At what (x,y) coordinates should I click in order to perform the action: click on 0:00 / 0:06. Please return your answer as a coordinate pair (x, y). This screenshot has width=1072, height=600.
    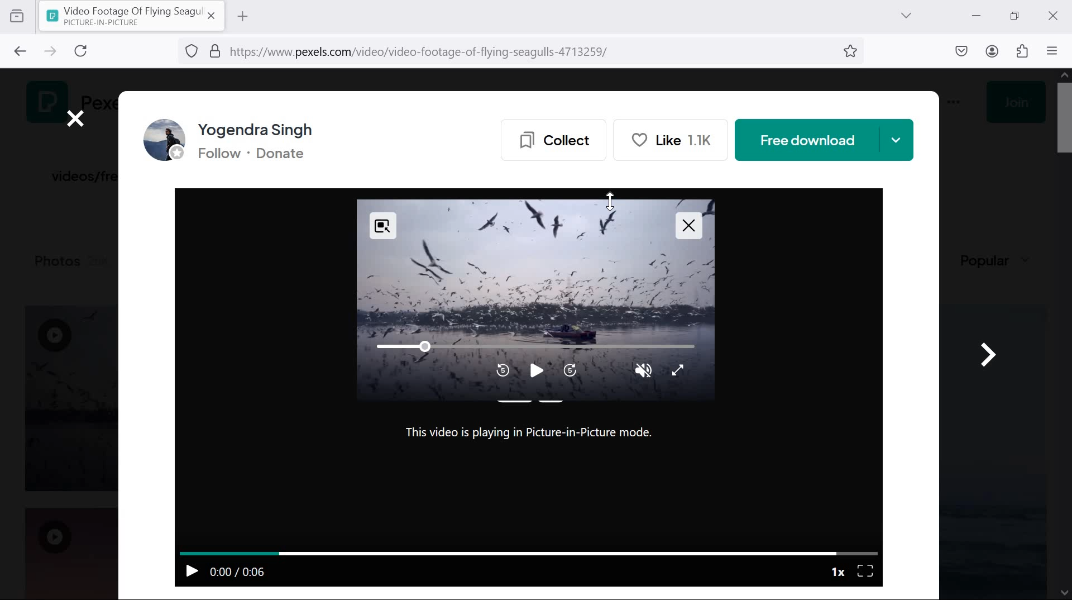
    Looking at the image, I should click on (241, 571).